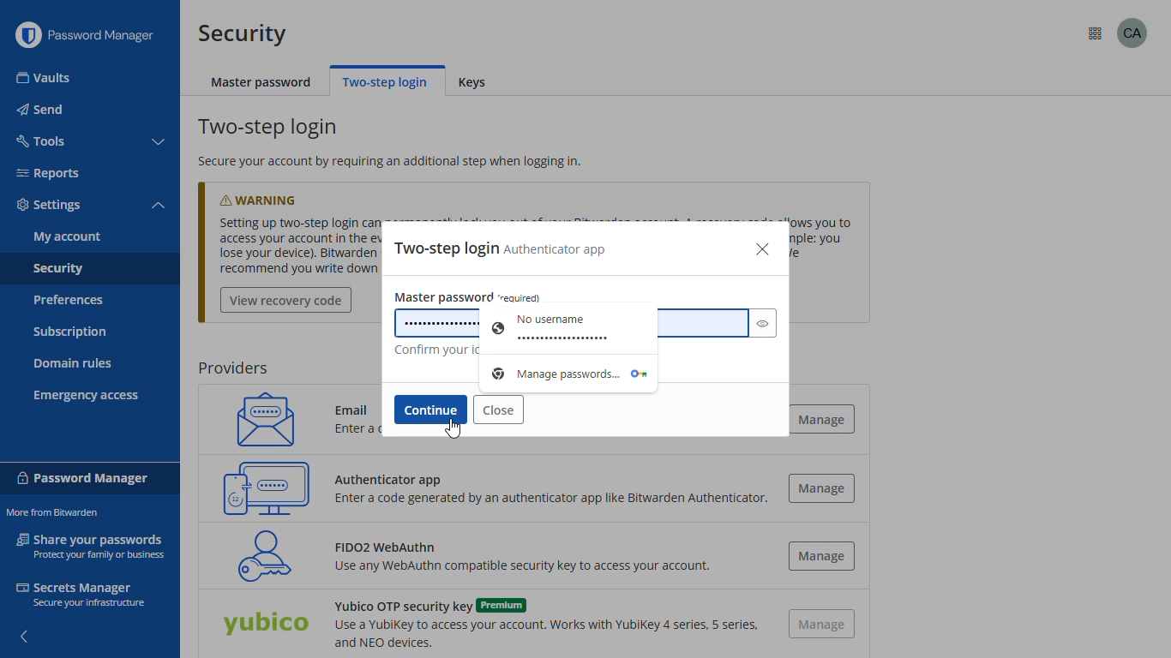 The height and width of the screenshot is (658, 1171). I want to click on tools, so click(39, 140).